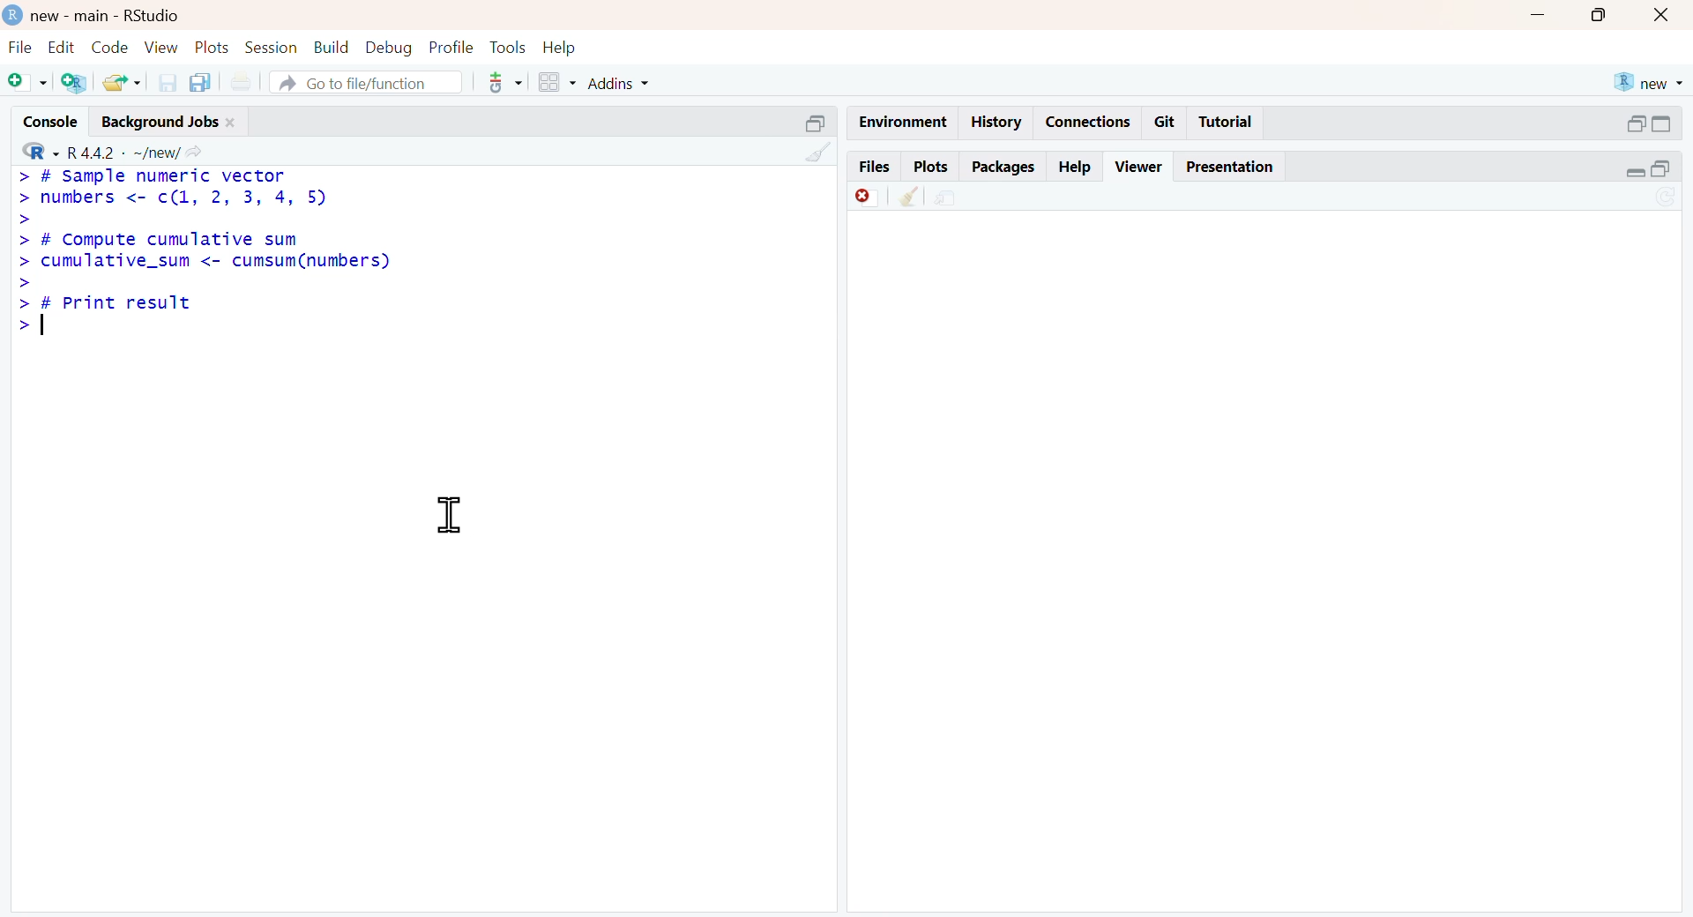 The image size is (1693, 917). I want to click on help, so click(560, 47).